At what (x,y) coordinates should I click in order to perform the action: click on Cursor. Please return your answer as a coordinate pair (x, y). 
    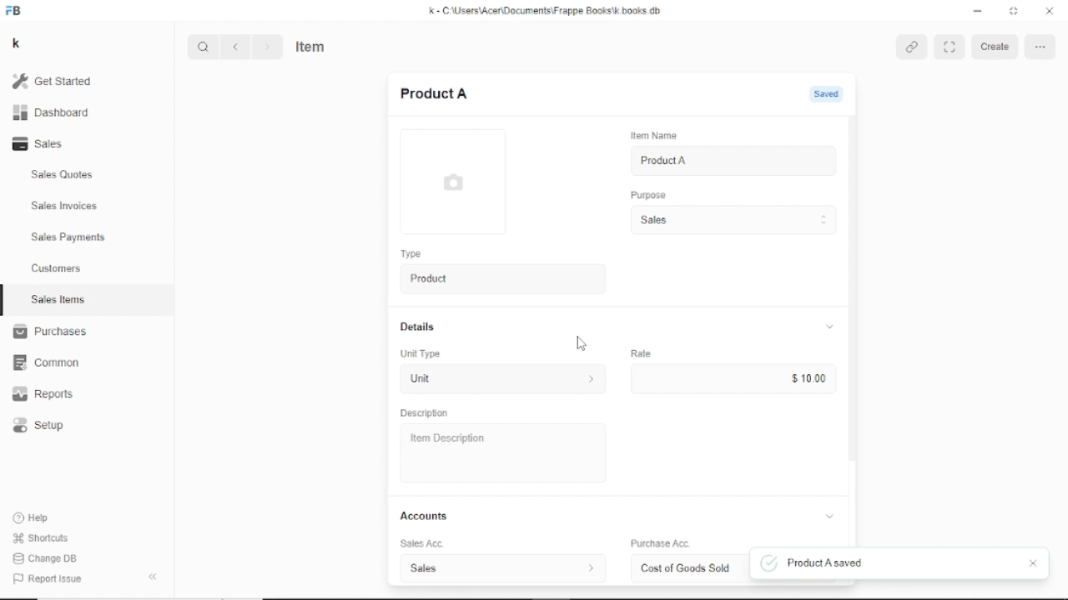
    Looking at the image, I should click on (581, 344).